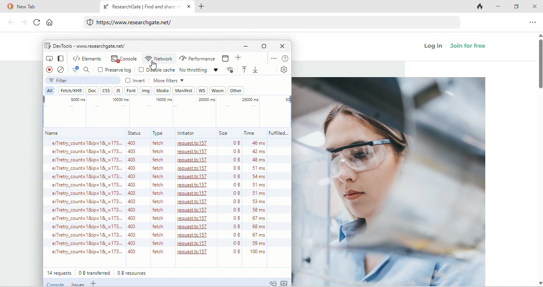 The width and height of the screenshot is (543, 287). What do you see at coordinates (257, 70) in the screenshot?
I see `download` at bounding box center [257, 70].